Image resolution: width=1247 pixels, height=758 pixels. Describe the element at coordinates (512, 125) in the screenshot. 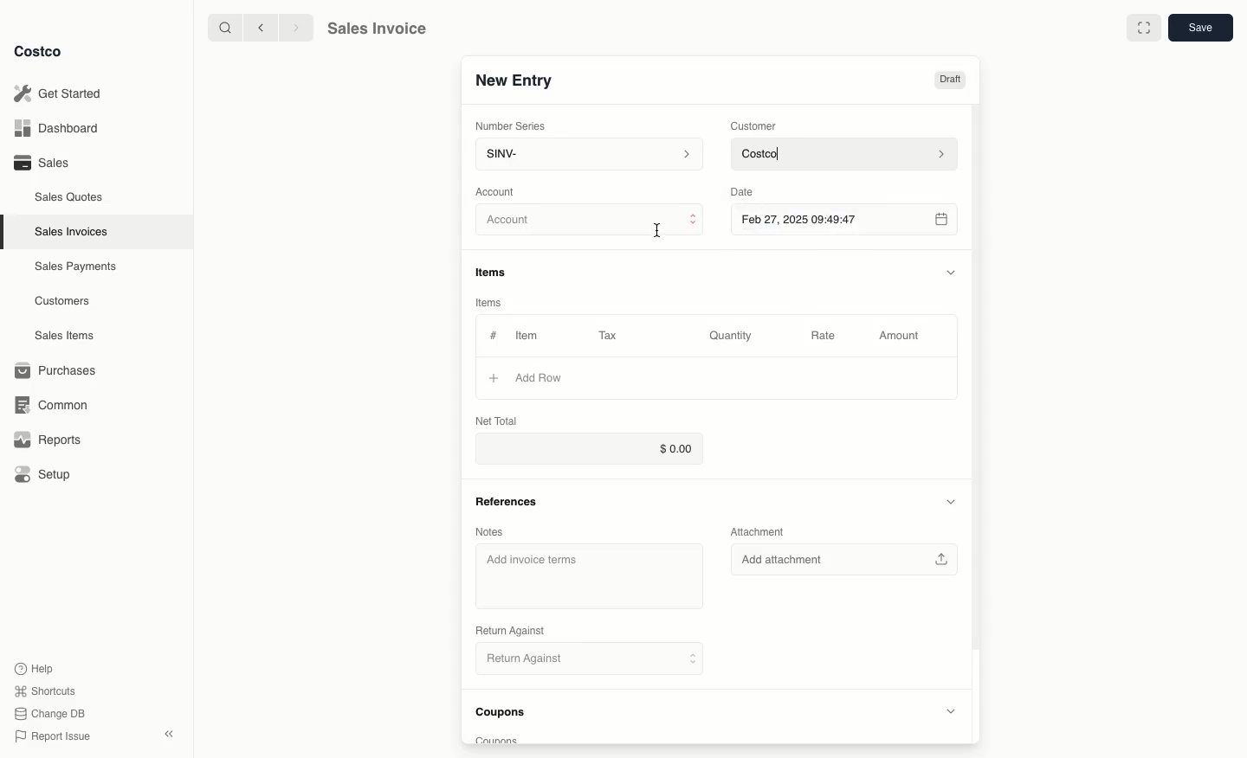

I see `Number Series` at that location.